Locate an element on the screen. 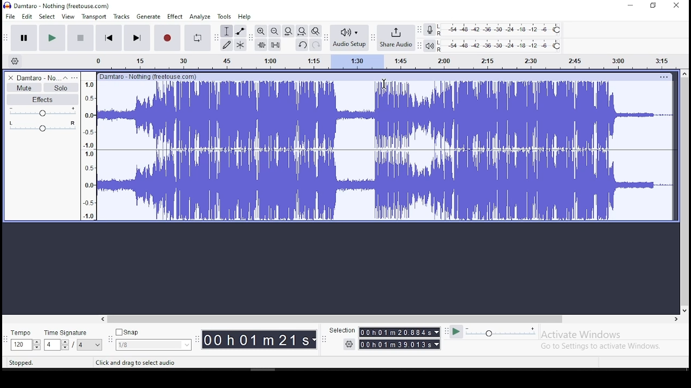  minimize is located at coordinates (631, 6).